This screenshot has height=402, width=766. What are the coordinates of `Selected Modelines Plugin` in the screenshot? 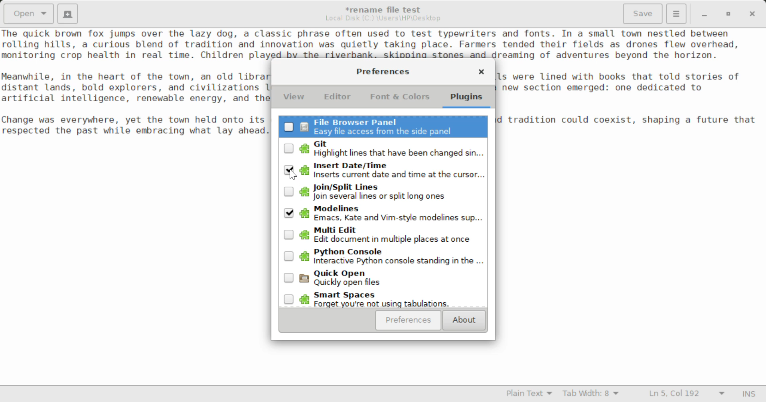 It's located at (385, 215).